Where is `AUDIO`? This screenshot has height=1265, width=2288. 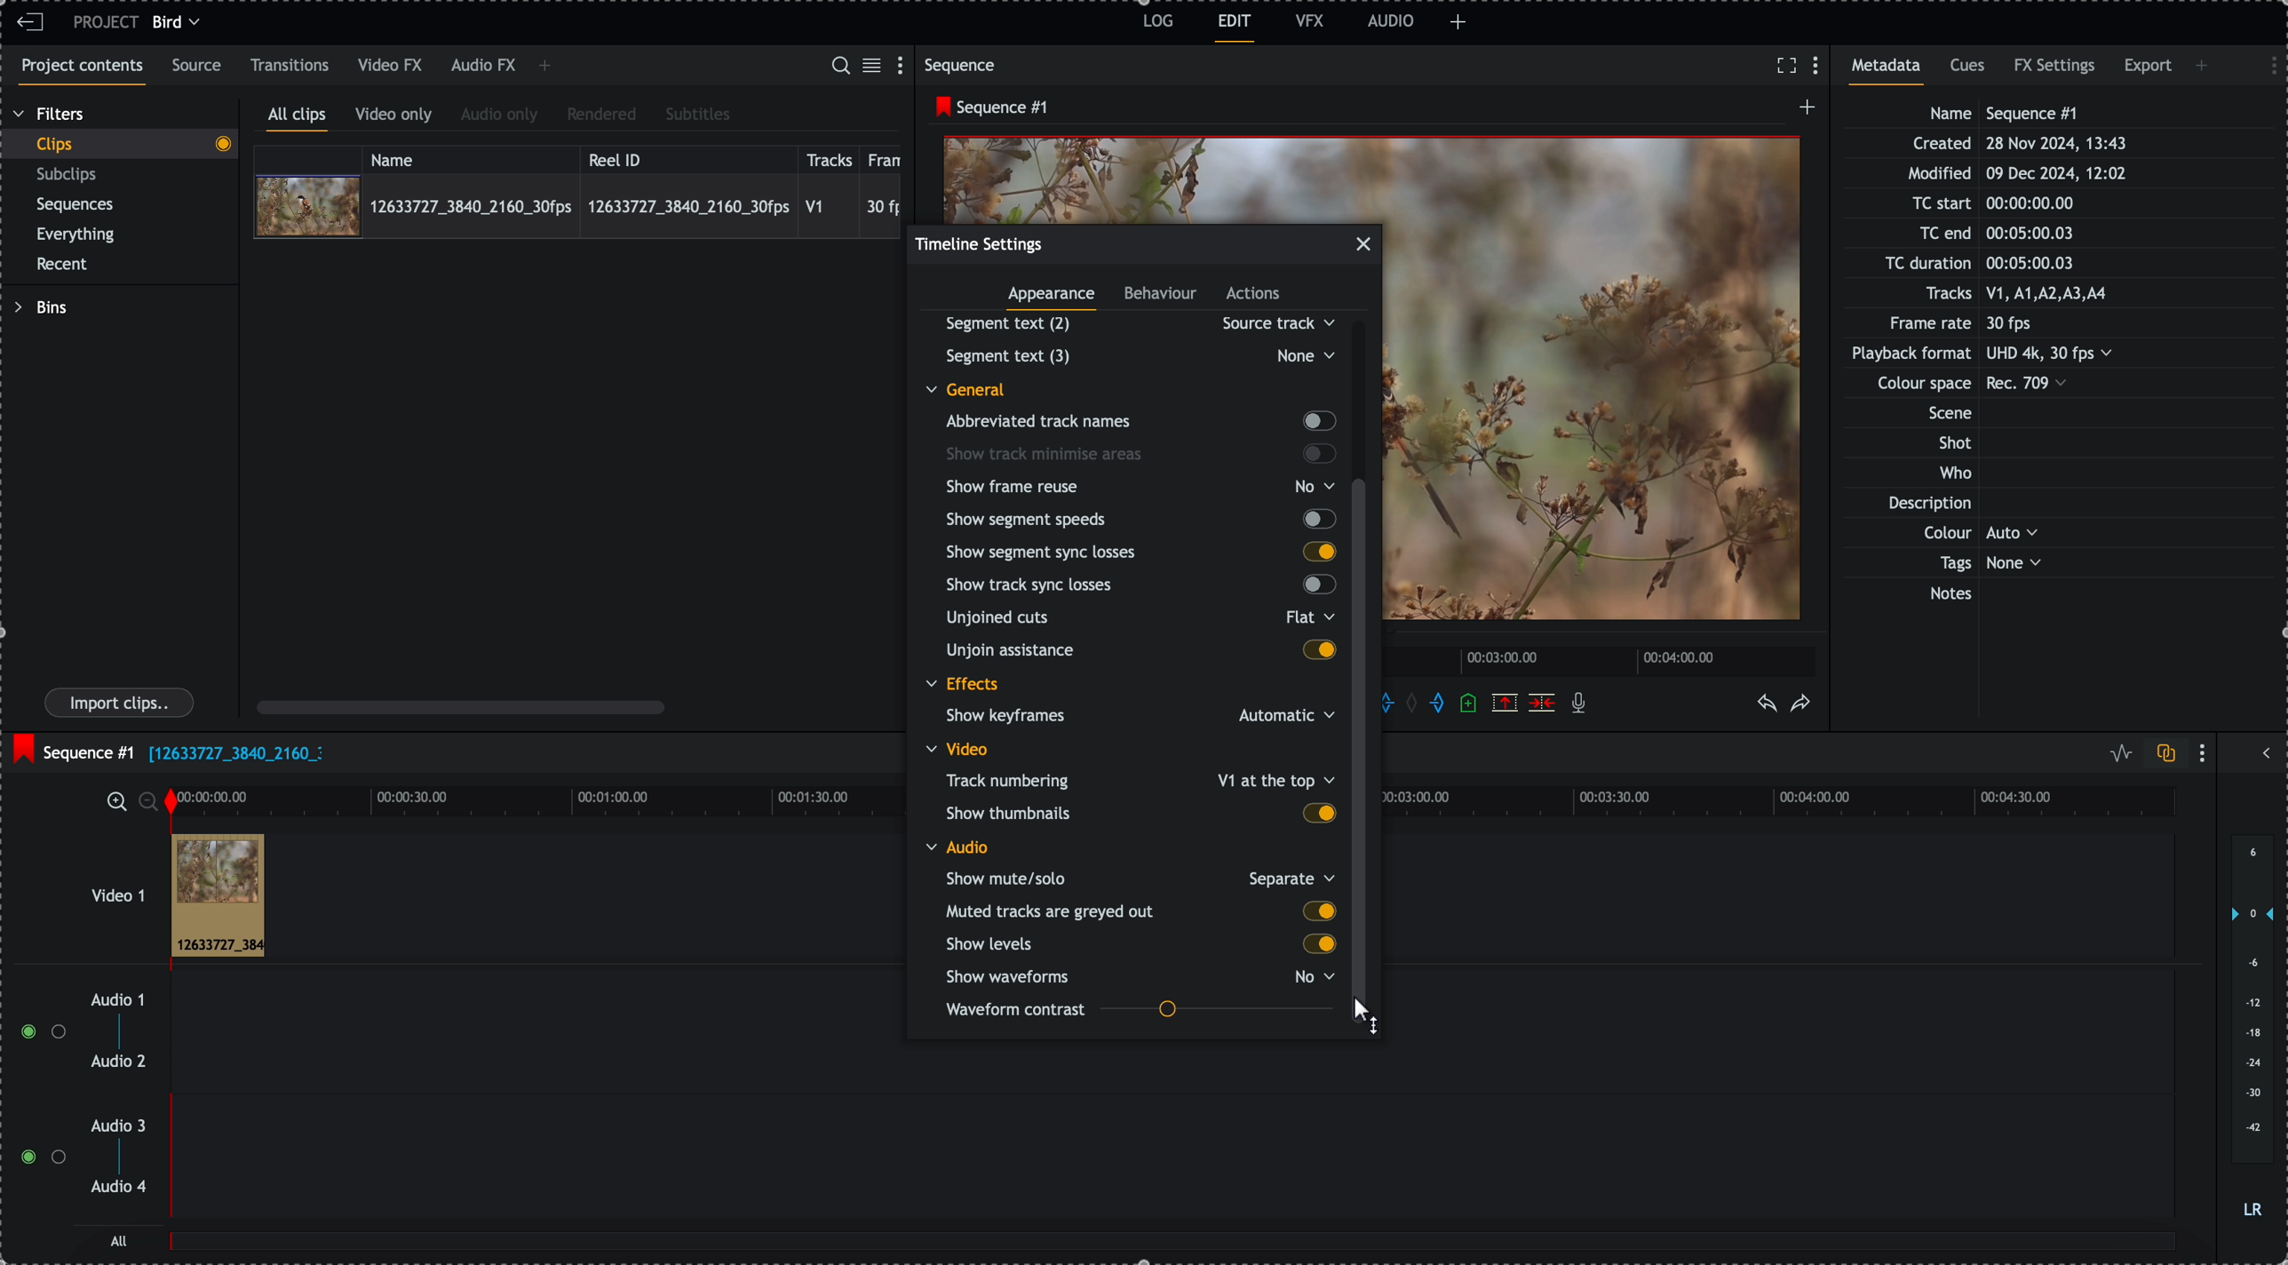 AUDIO is located at coordinates (1391, 20).